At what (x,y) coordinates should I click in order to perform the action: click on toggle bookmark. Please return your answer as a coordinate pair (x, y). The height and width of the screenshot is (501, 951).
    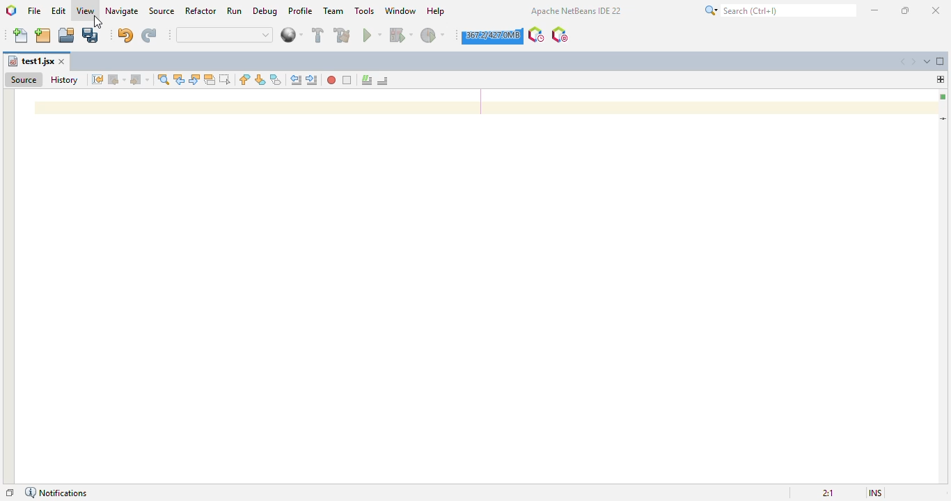
    Looking at the image, I should click on (276, 79).